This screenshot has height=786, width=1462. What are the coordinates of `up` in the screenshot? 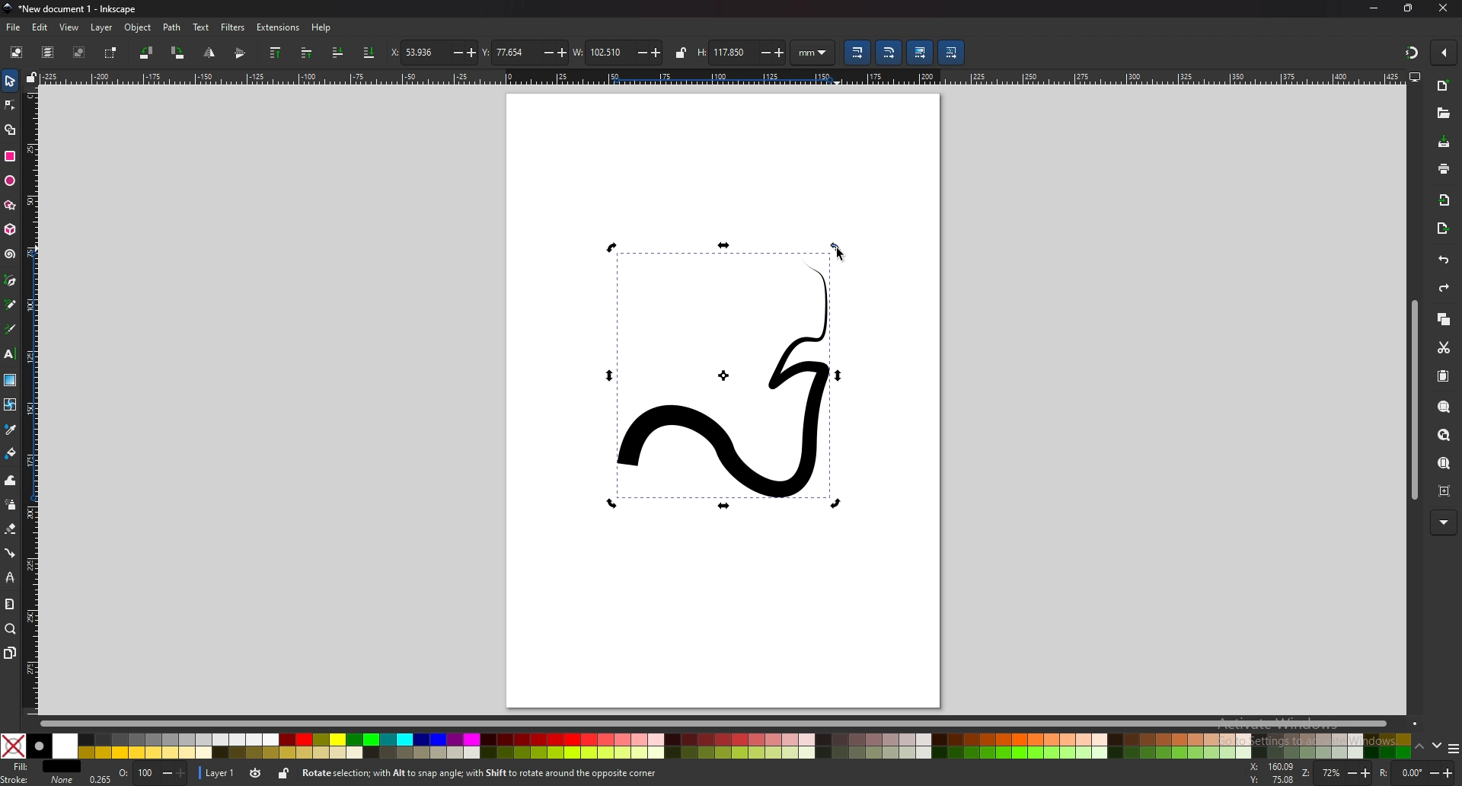 It's located at (1420, 747).